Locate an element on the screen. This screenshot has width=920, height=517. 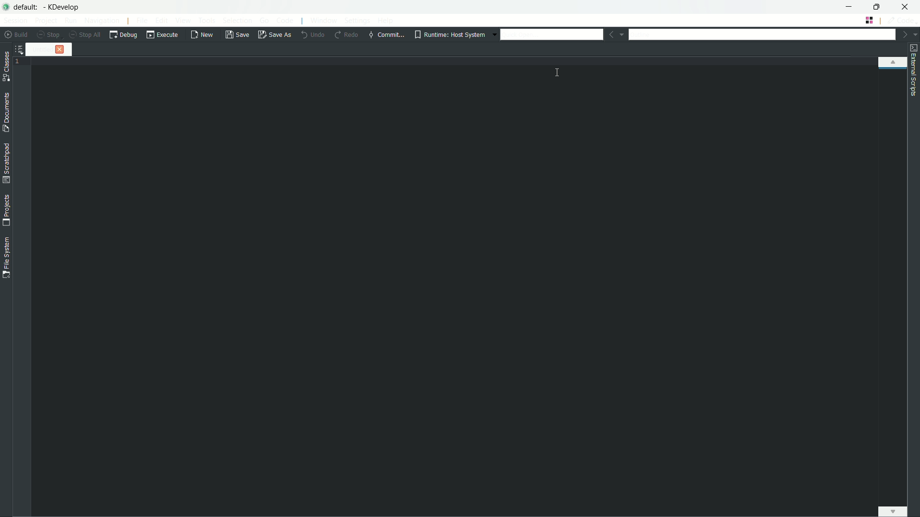
outline is located at coordinates (761, 36).